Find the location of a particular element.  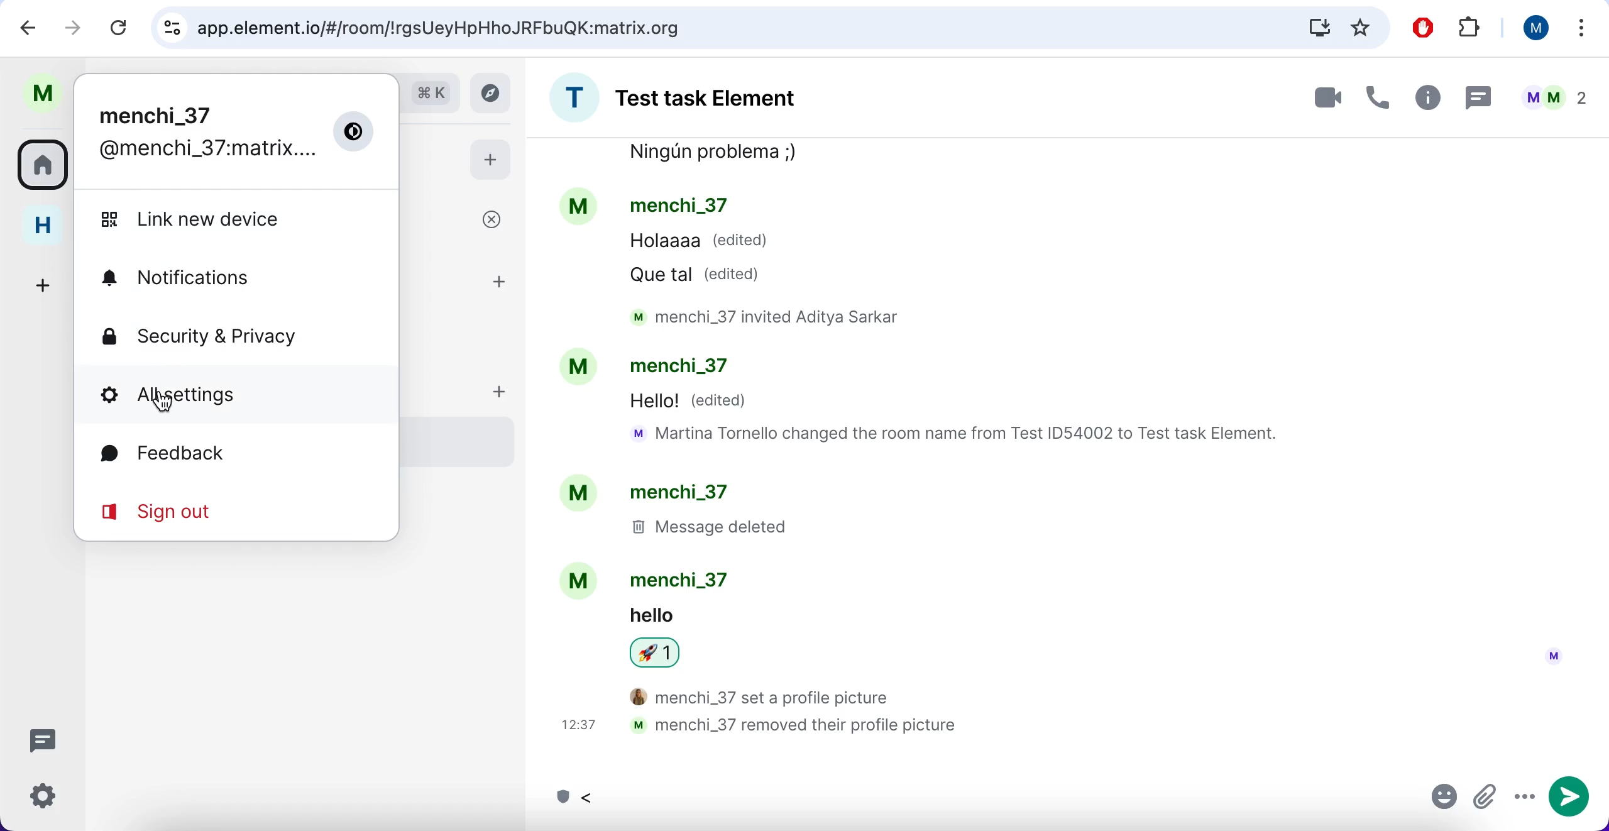

 is located at coordinates (968, 803).